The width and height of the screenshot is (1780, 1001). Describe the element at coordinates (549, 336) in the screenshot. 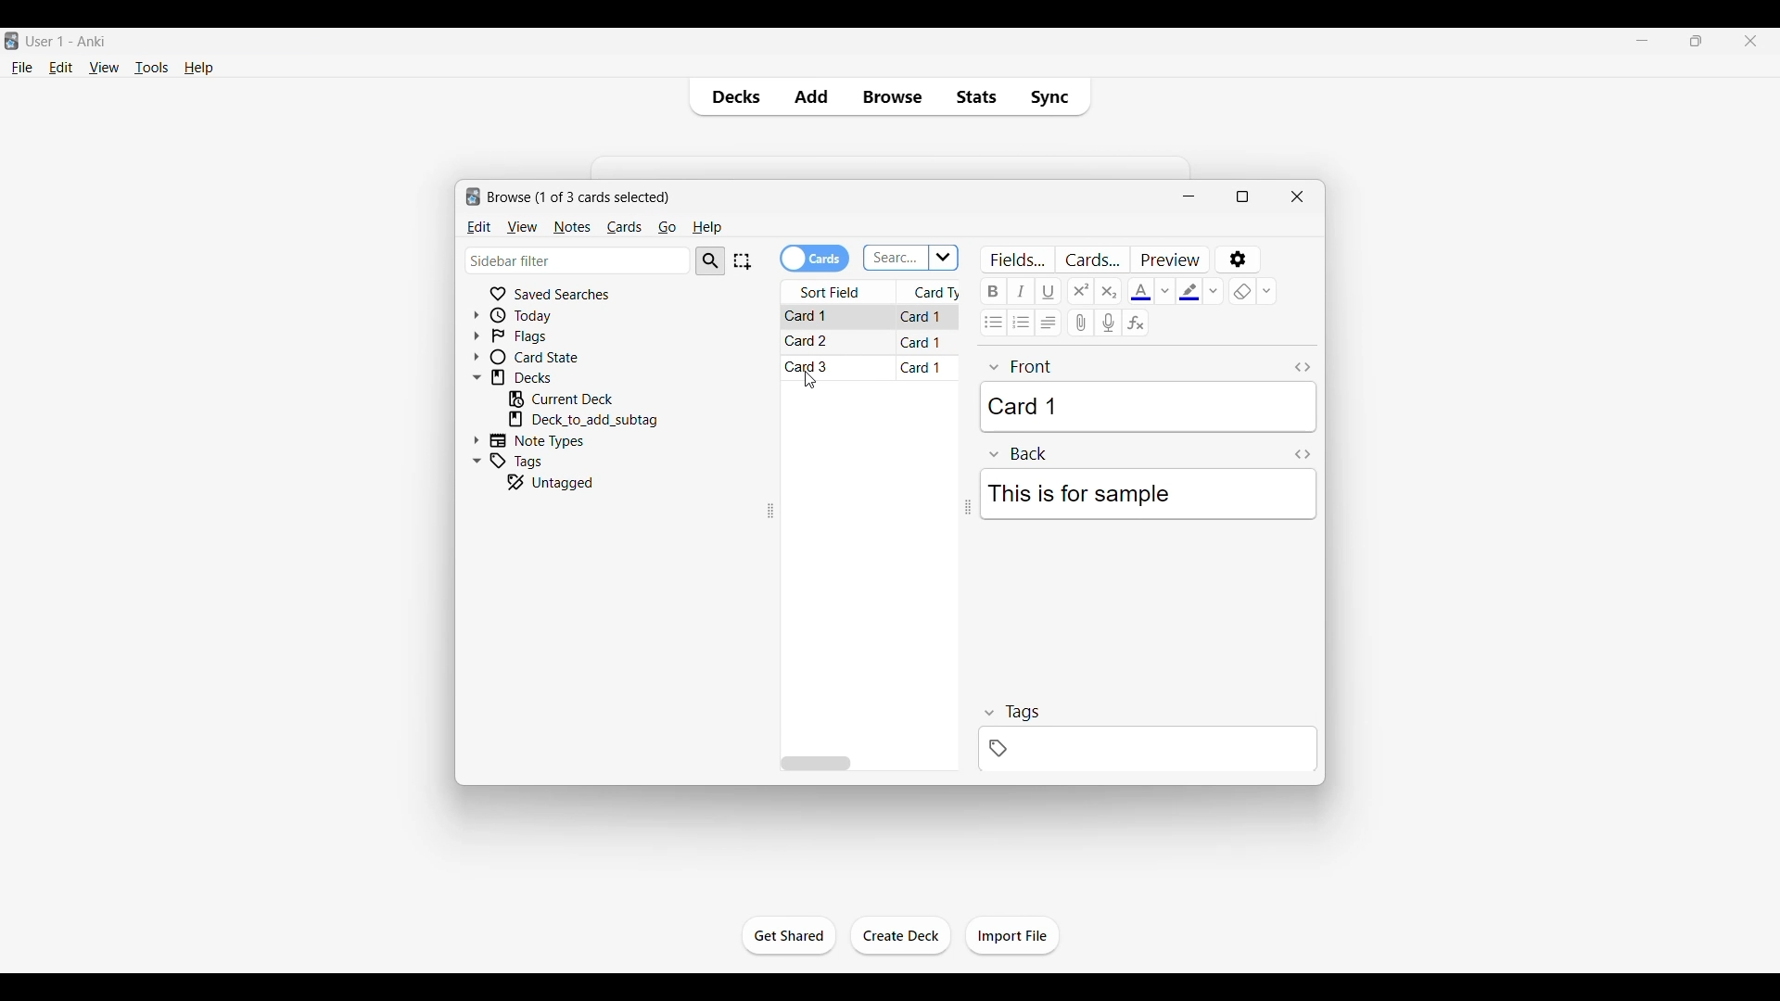

I see `Click to go to Flags ` at that location.